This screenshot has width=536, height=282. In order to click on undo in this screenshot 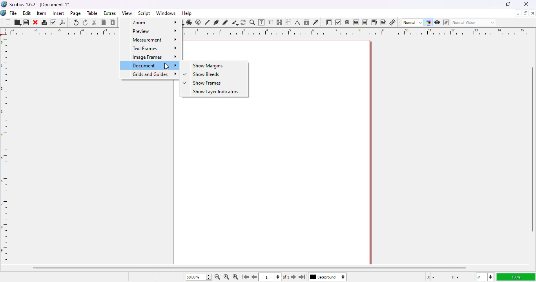, I will do `click(76, 22)`.